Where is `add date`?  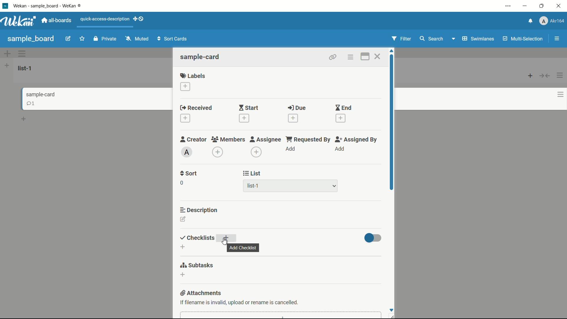 add date is located at coordinates (340, 118).